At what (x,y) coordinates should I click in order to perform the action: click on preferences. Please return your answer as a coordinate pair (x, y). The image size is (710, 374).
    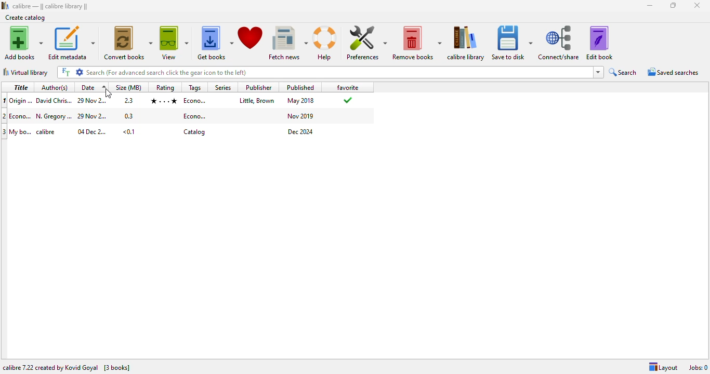
    Looking at the image, I should click on (366, 43).